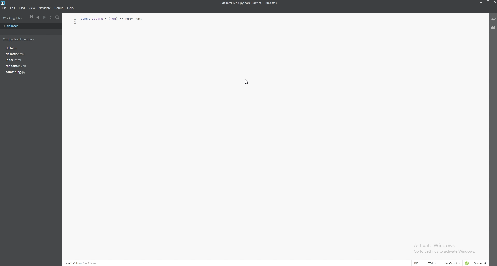 The width and height of the screenshot is (497, 266). Describe the element at coordinates (38, 17) in the screenshot. I see `previous` at that location.